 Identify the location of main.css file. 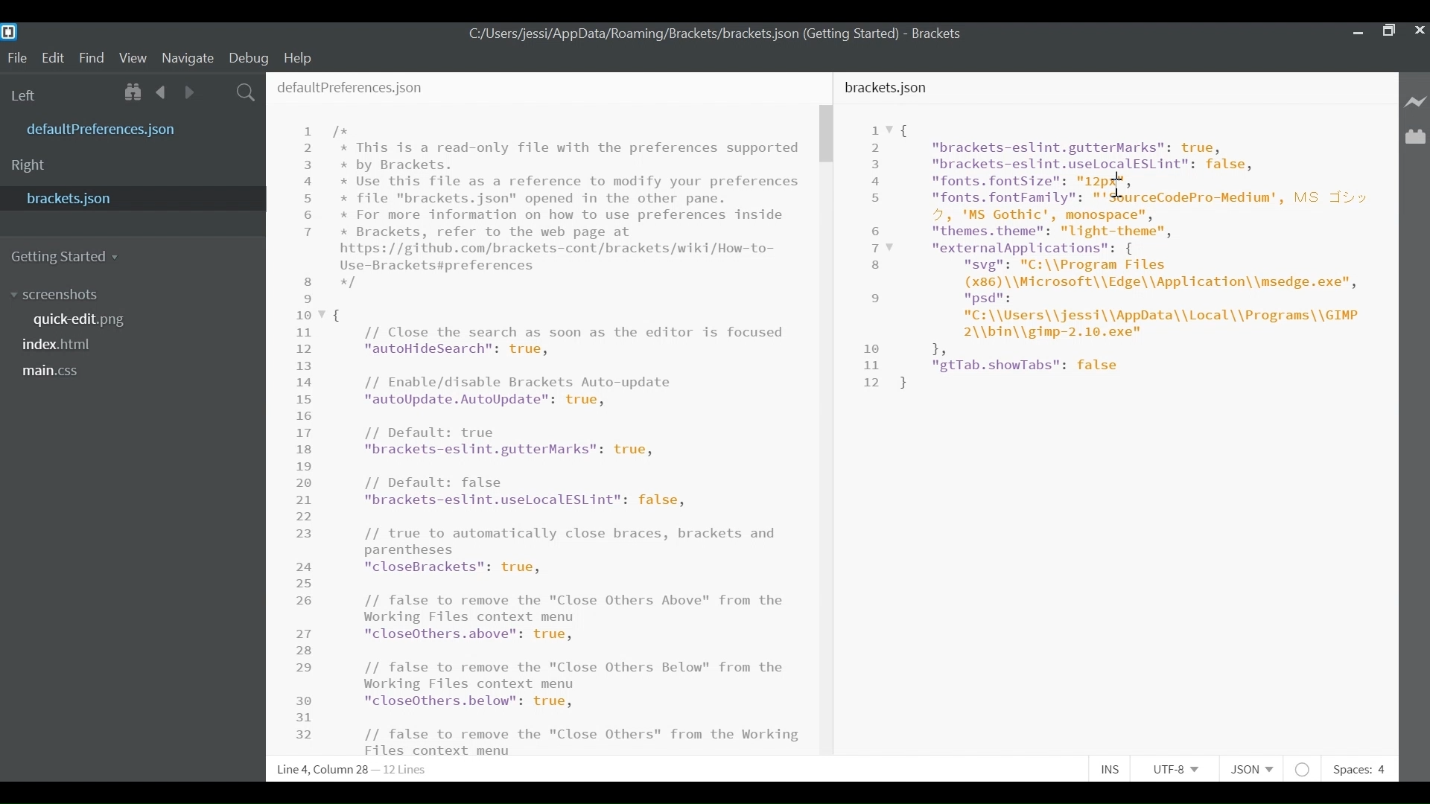
(55, 370).